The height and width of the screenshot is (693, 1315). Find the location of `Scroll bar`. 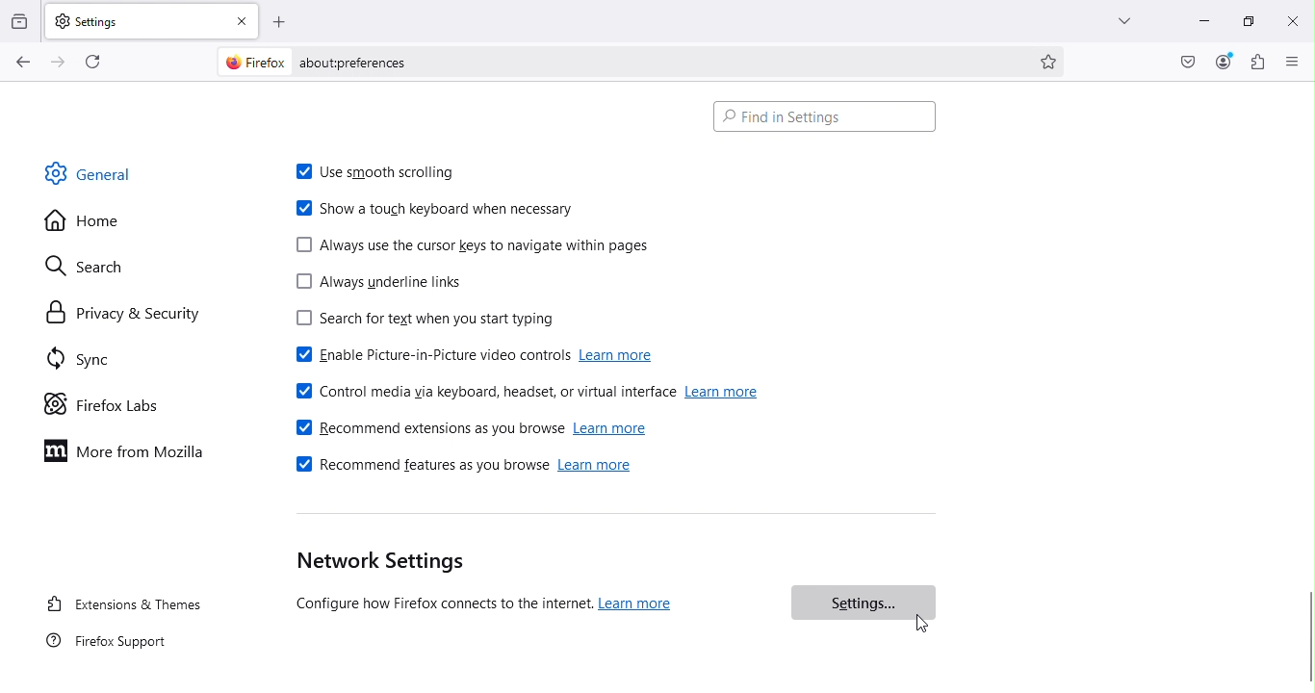

Scroll bar is located at coordinates (1307, 386).